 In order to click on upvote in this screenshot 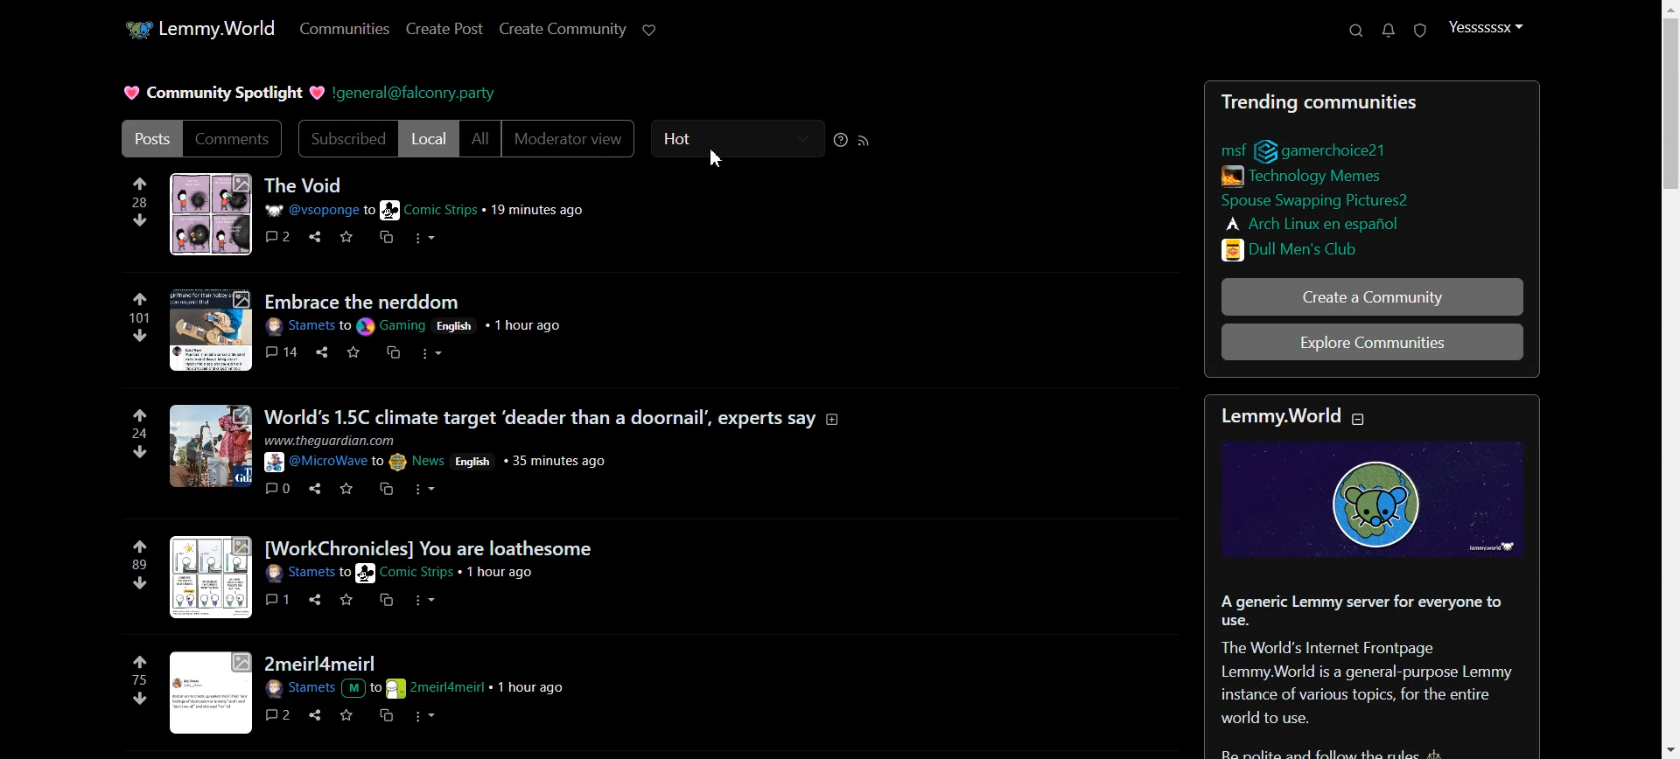, I will do `click(141, 184)`.